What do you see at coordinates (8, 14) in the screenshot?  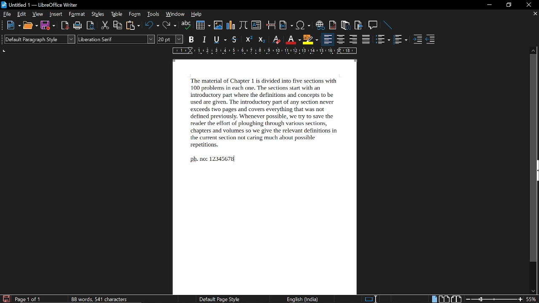 I see `file` at bounding box center [8, 14].